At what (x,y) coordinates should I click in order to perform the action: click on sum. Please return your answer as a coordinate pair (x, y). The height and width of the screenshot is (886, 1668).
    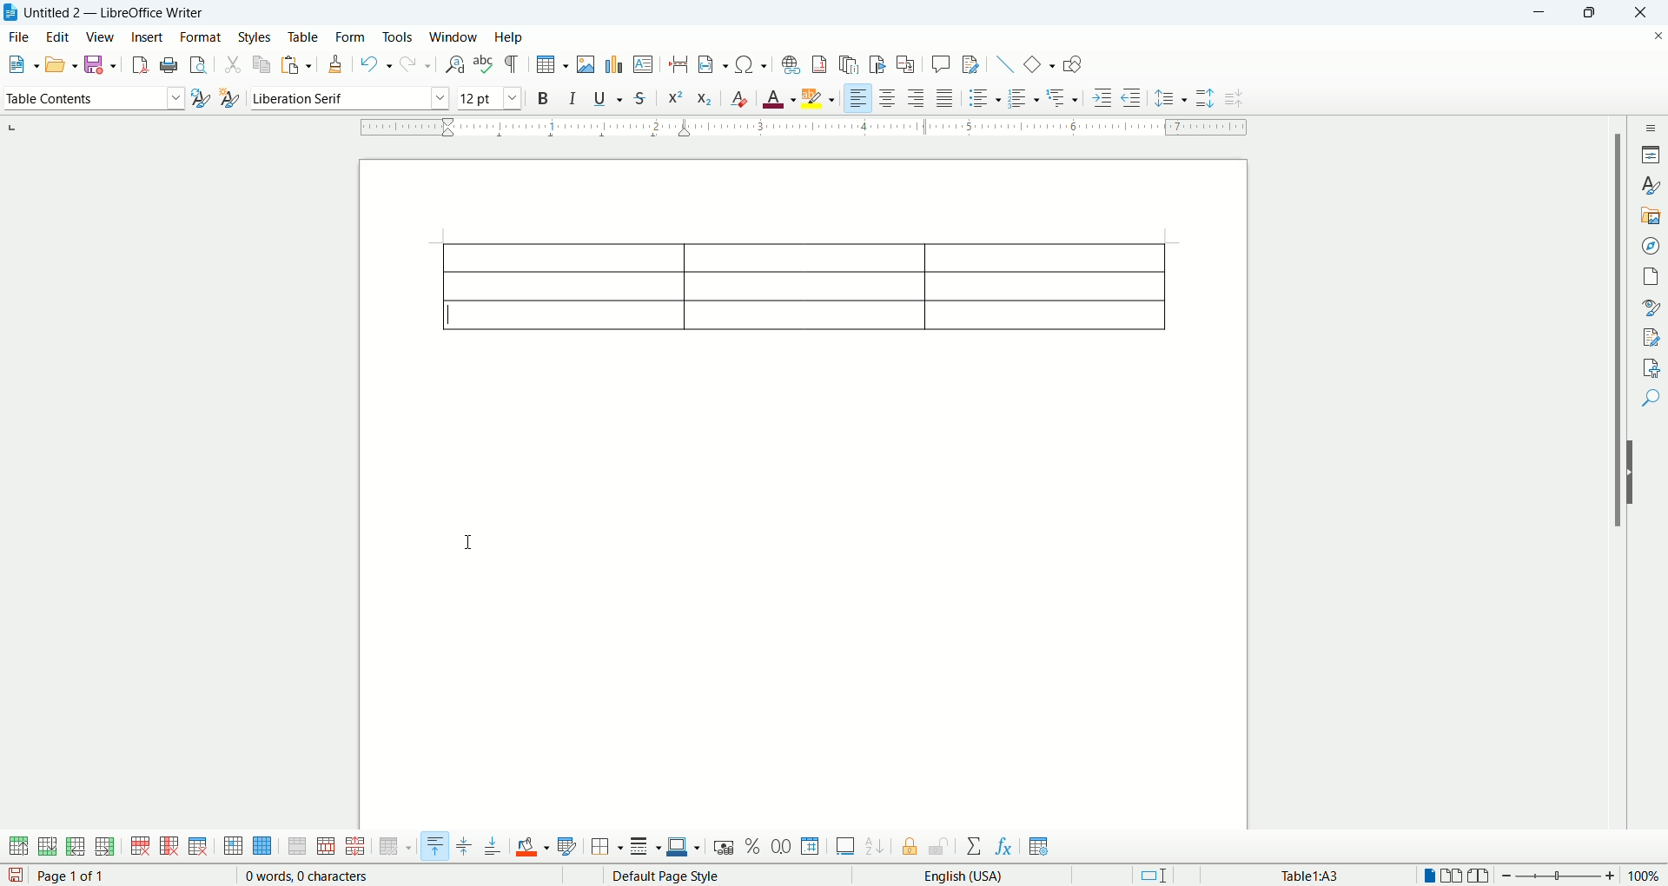
    Looking at the image, I should click on (975, 846).